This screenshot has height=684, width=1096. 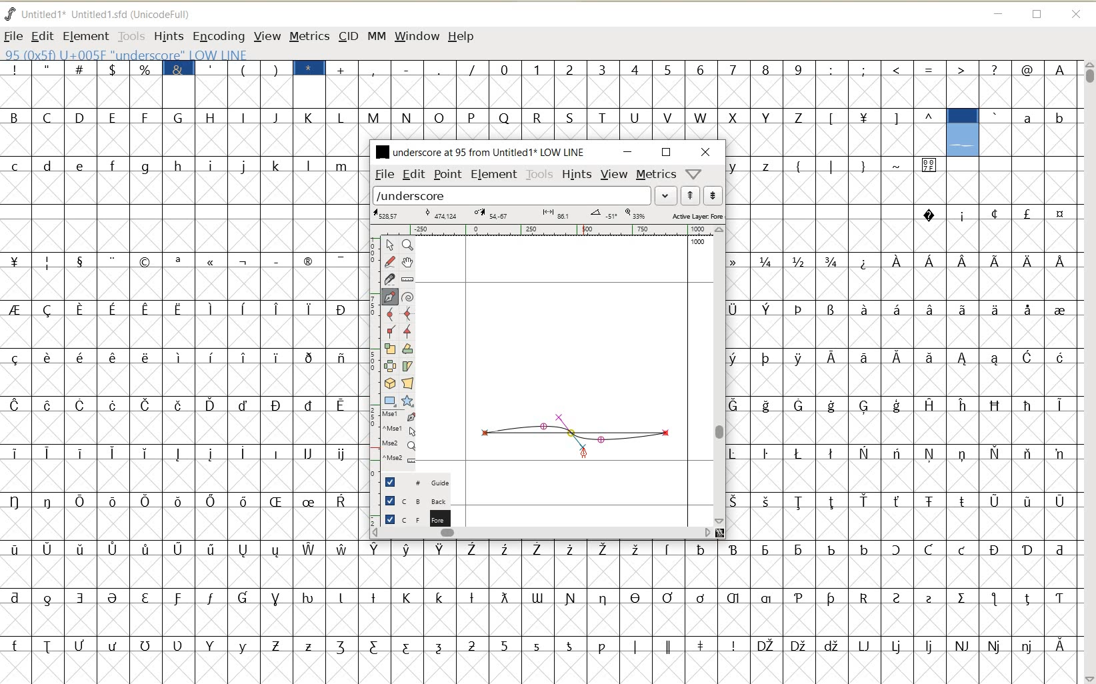 What do you see at coordinates (375, 35) in the screenshot?
I see `MM` at bounding box center [375, 35].